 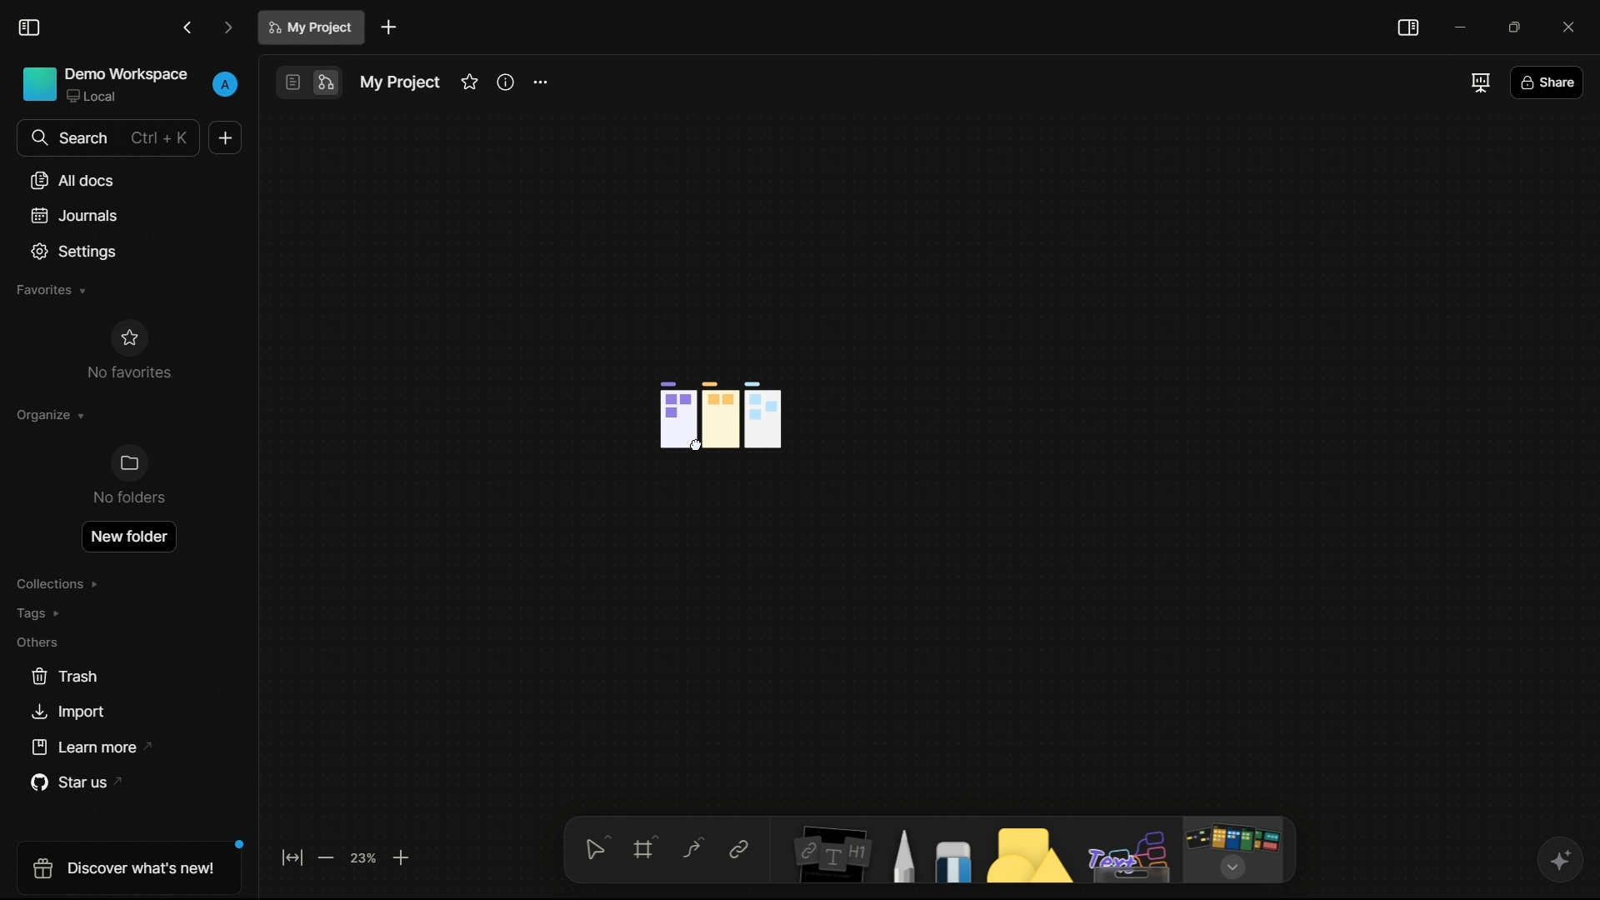 What do you see at coordinates (364, 857) in the screenshot?
I see `zoom factor` at bounding box center [364, 857].